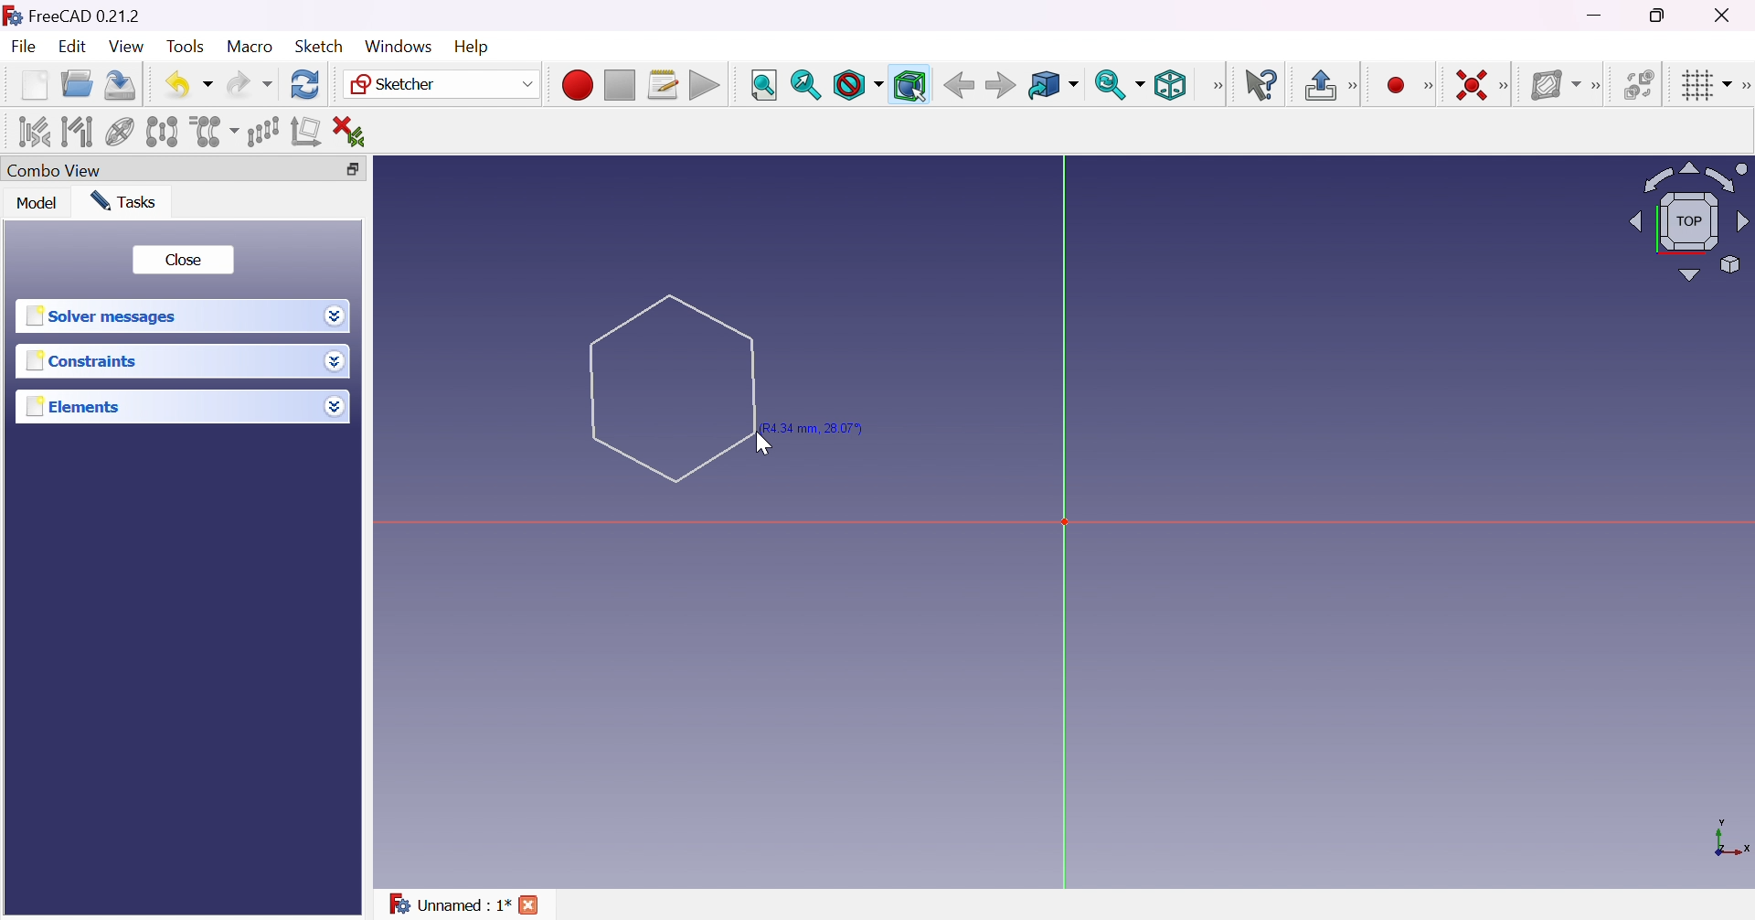 The height and width of the screenshot is (920, 1755). What do you see at coordinates (250, 84) in the screenshot?
I see `Redo` at bounding box center [250, 84].